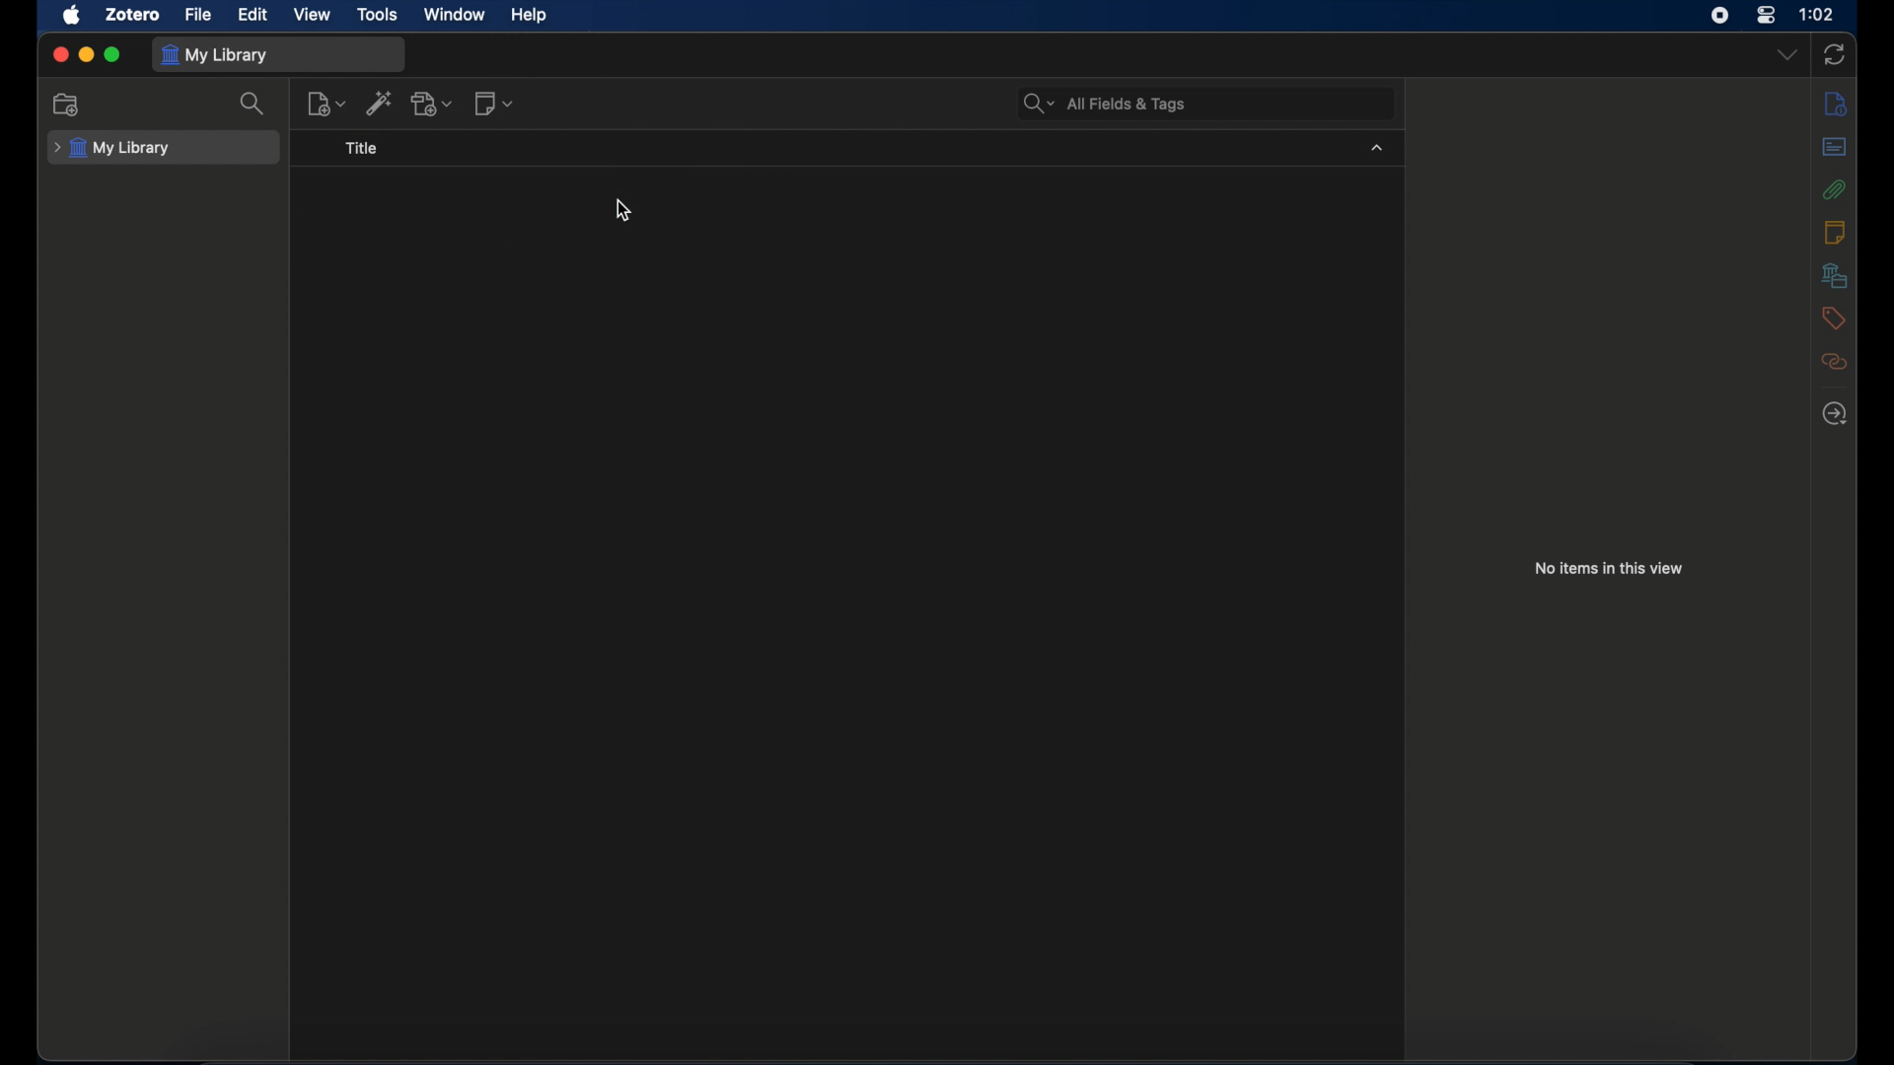 The width and height of the screenshot is (1894, 1065). Describe the element at coordinates (1836, 54) in the screenshot. I see `sync` at that location.